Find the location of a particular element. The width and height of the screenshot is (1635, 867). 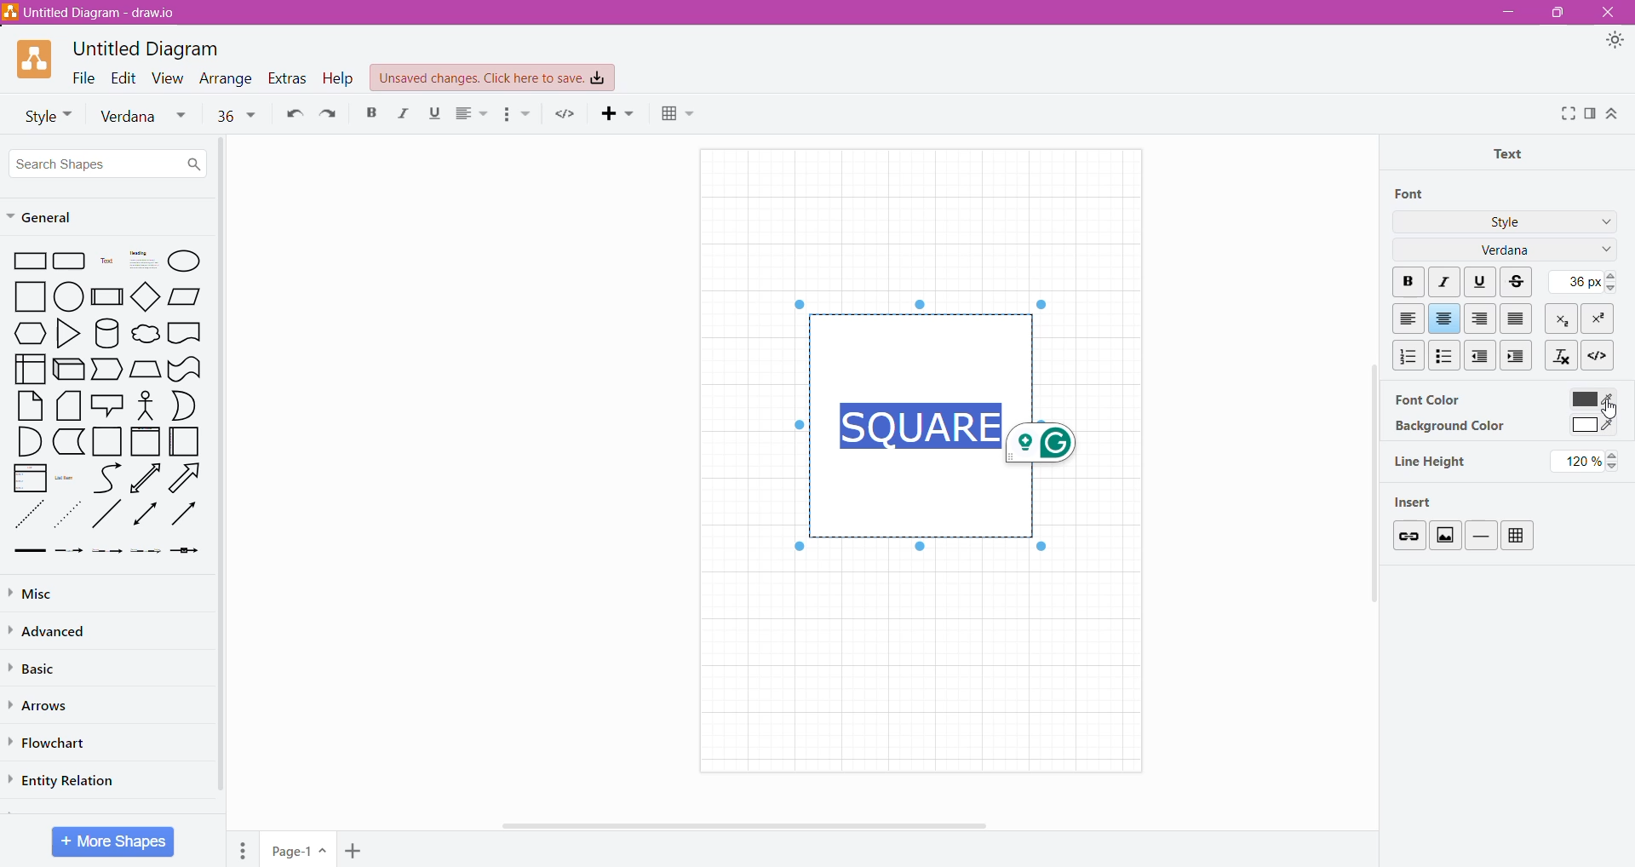

Block is located at coordinates (1517, 318).